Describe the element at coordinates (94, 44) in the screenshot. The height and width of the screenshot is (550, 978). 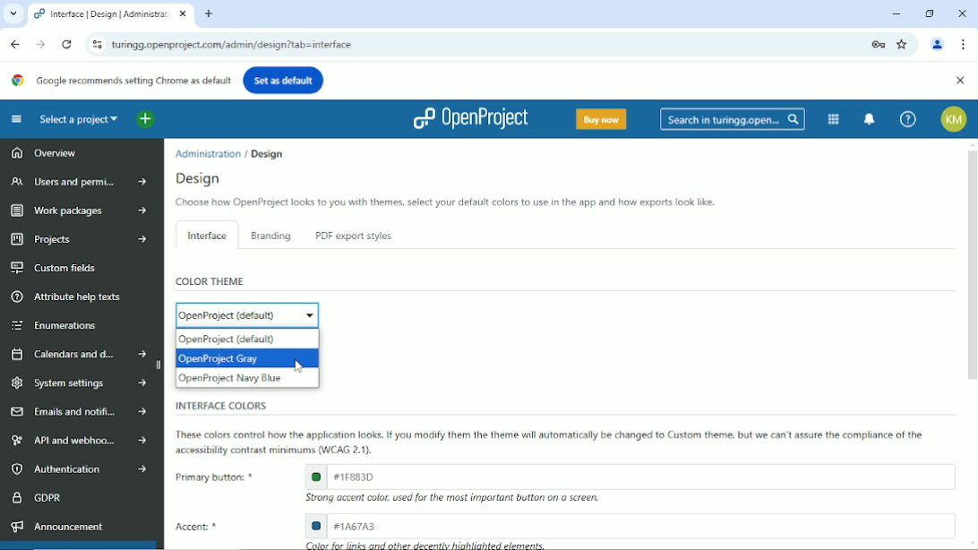
I see `View site information` at that location.